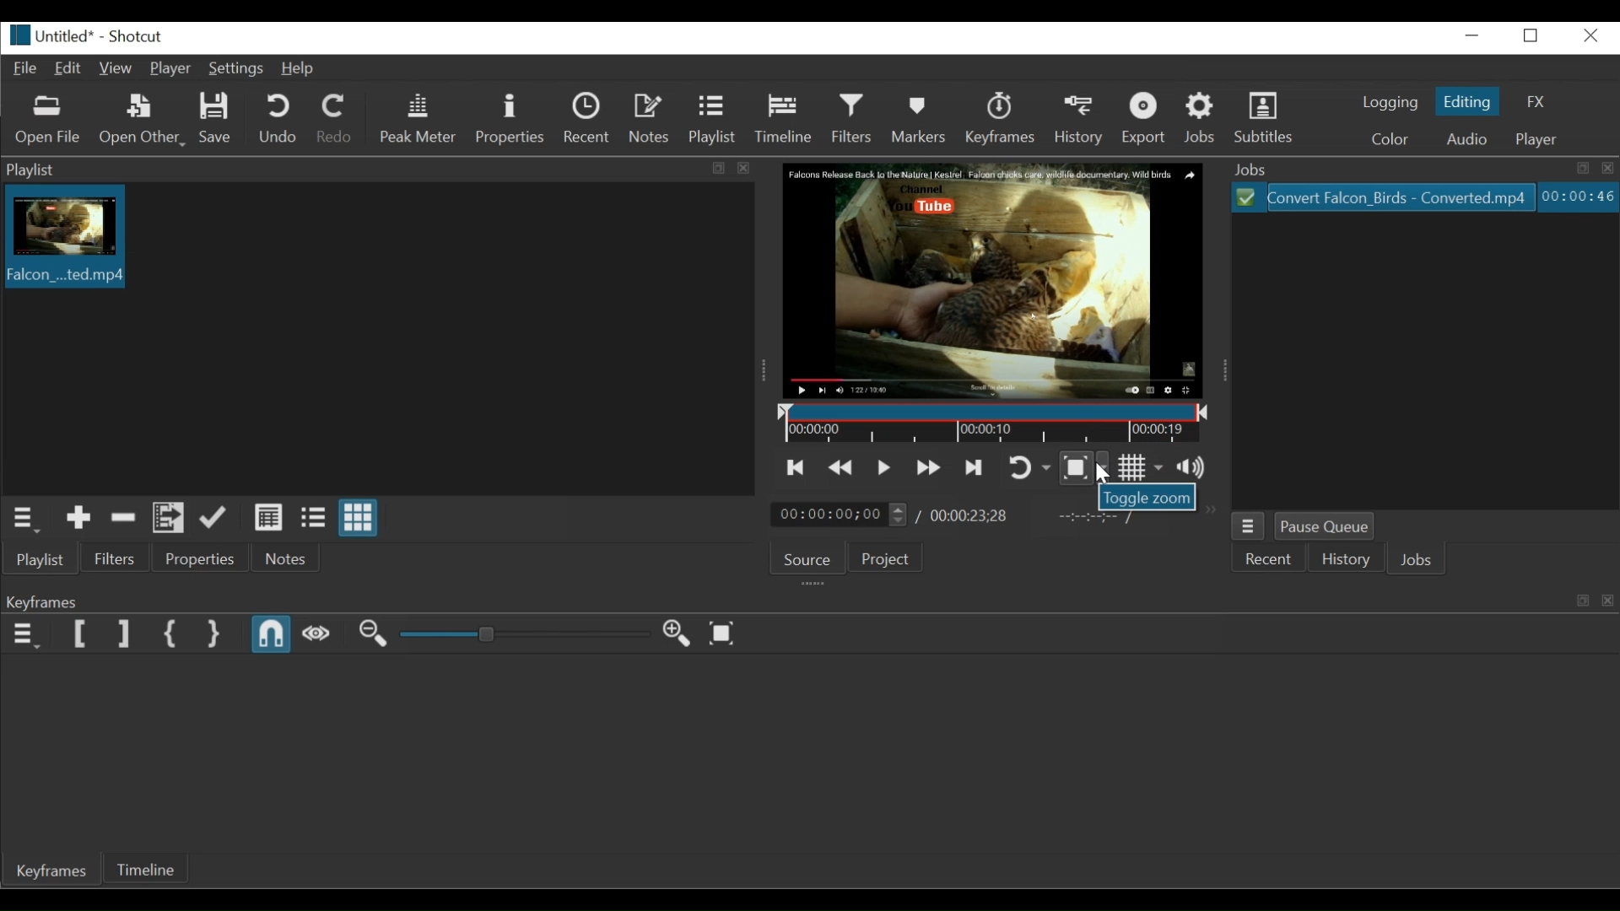  Describe the element at coordinates (135, 35) in the screenshot. I see `Shotcut` at that location.